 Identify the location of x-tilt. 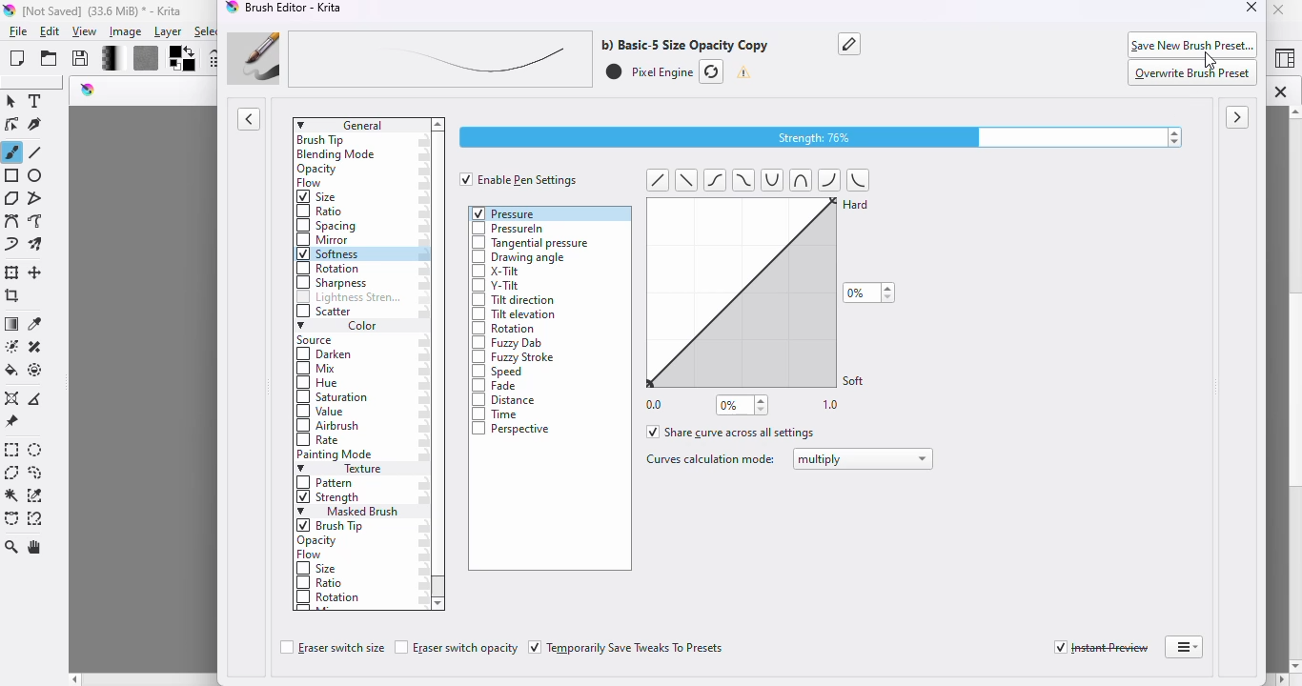
(497, 272).